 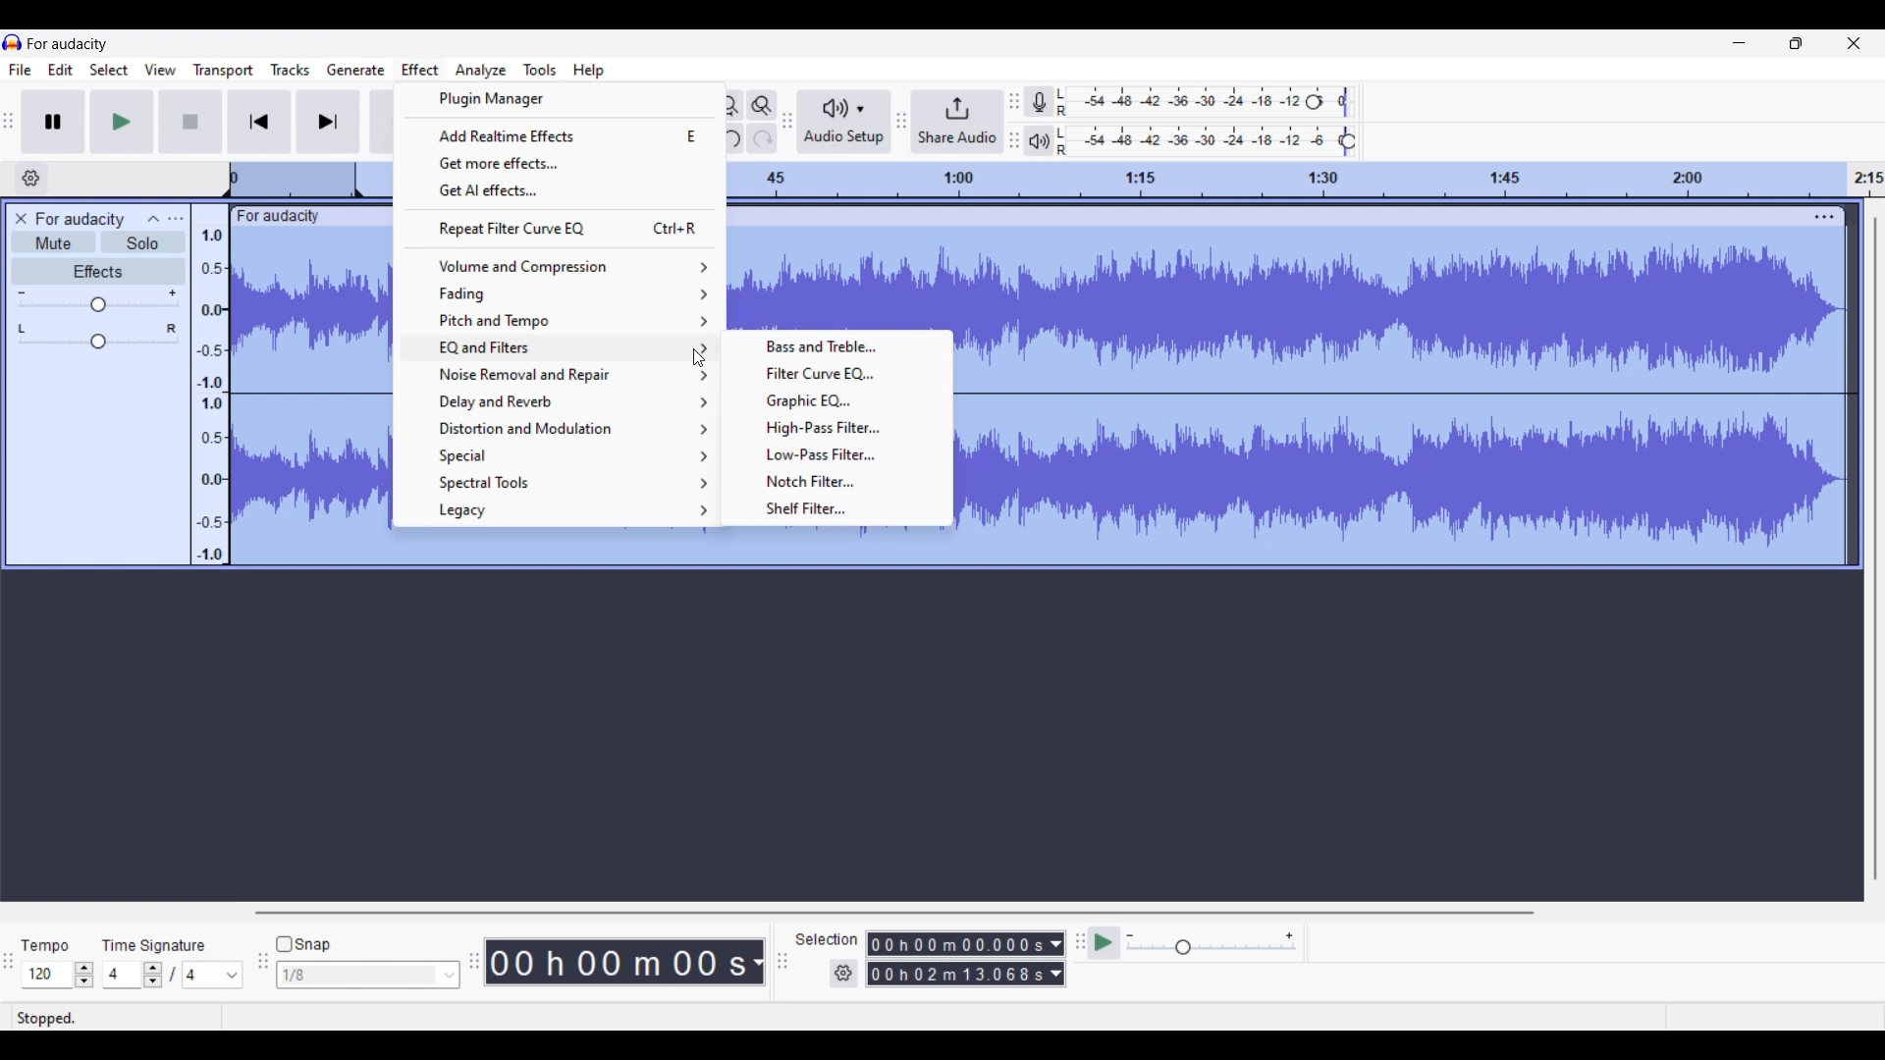 What do you see at coordinates (208, 384) in the screenshot?
I see `Scale to measure audio` at bounding box center [208, 384].